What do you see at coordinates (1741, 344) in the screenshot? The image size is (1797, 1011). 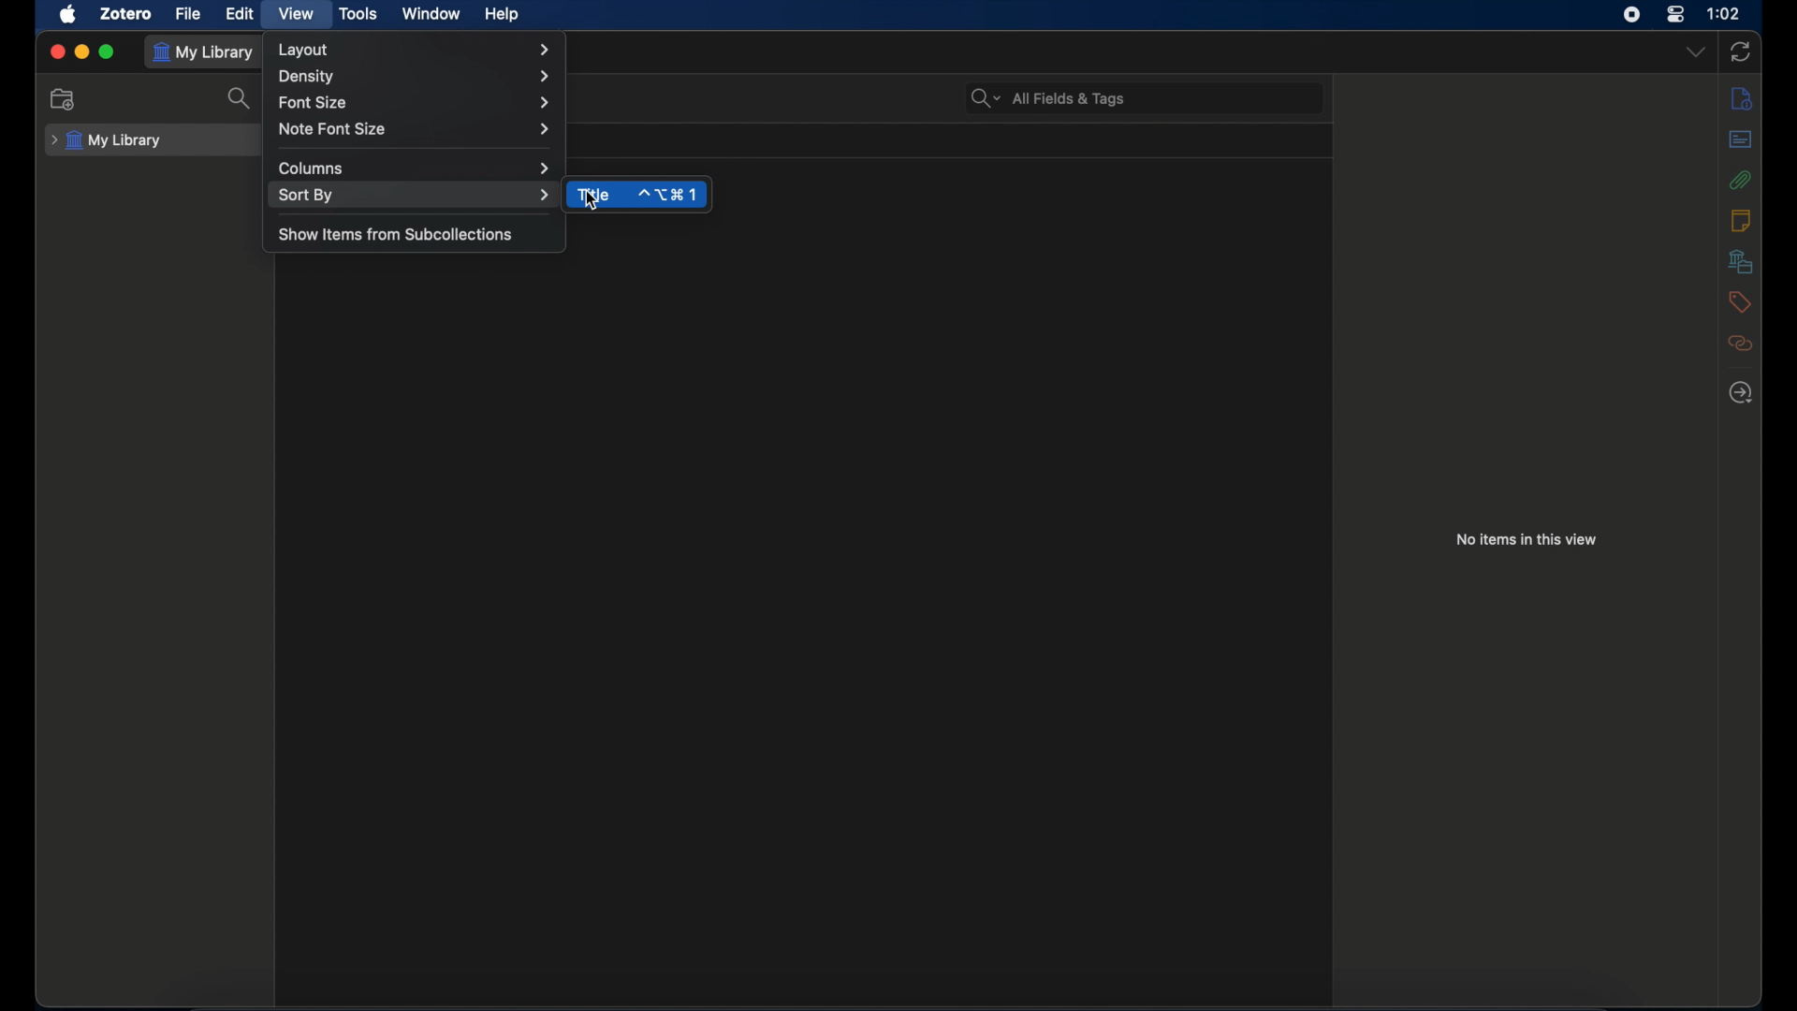 I see `related` at bounding box center [1741, 344].